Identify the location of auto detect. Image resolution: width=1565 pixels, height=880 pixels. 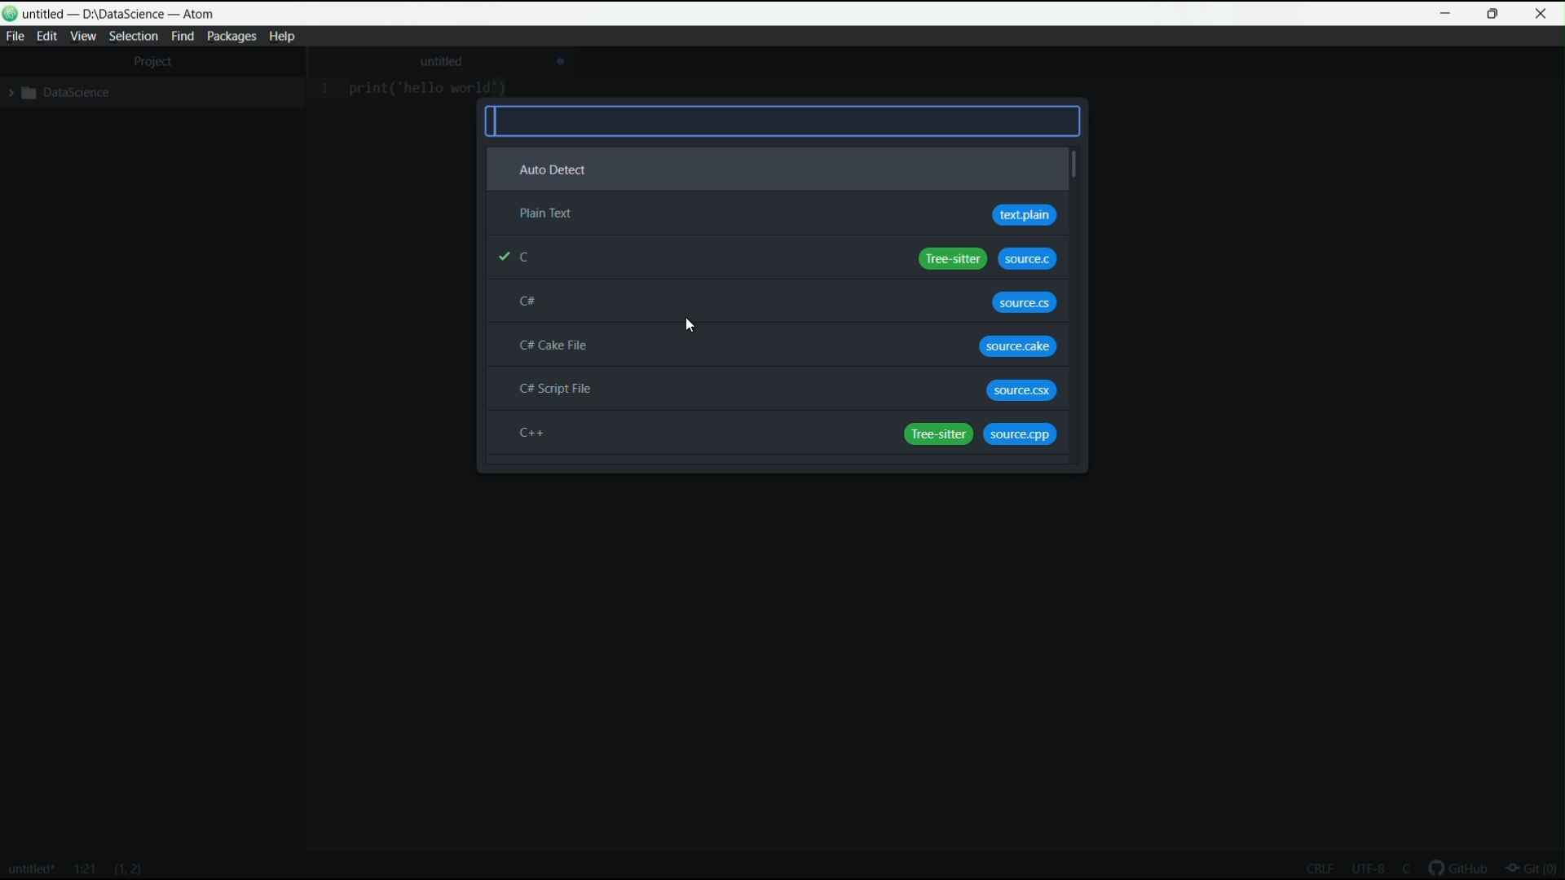
(553, 171).